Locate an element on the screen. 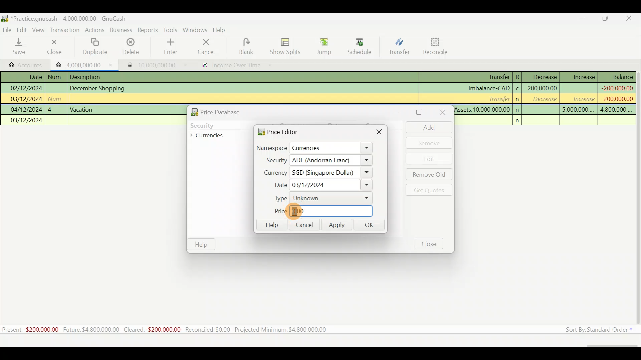  Statistics is located at coordinates (176, 330).